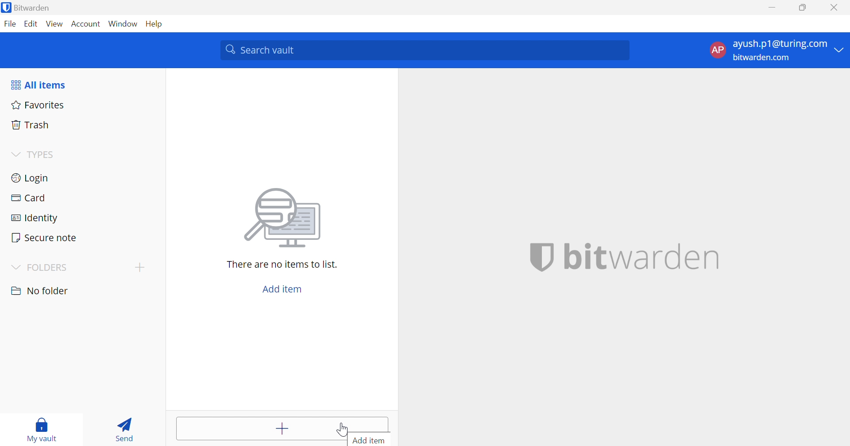  Describe the element at coordinates (86, 23) in the screenshot. I see `Account` at that location.